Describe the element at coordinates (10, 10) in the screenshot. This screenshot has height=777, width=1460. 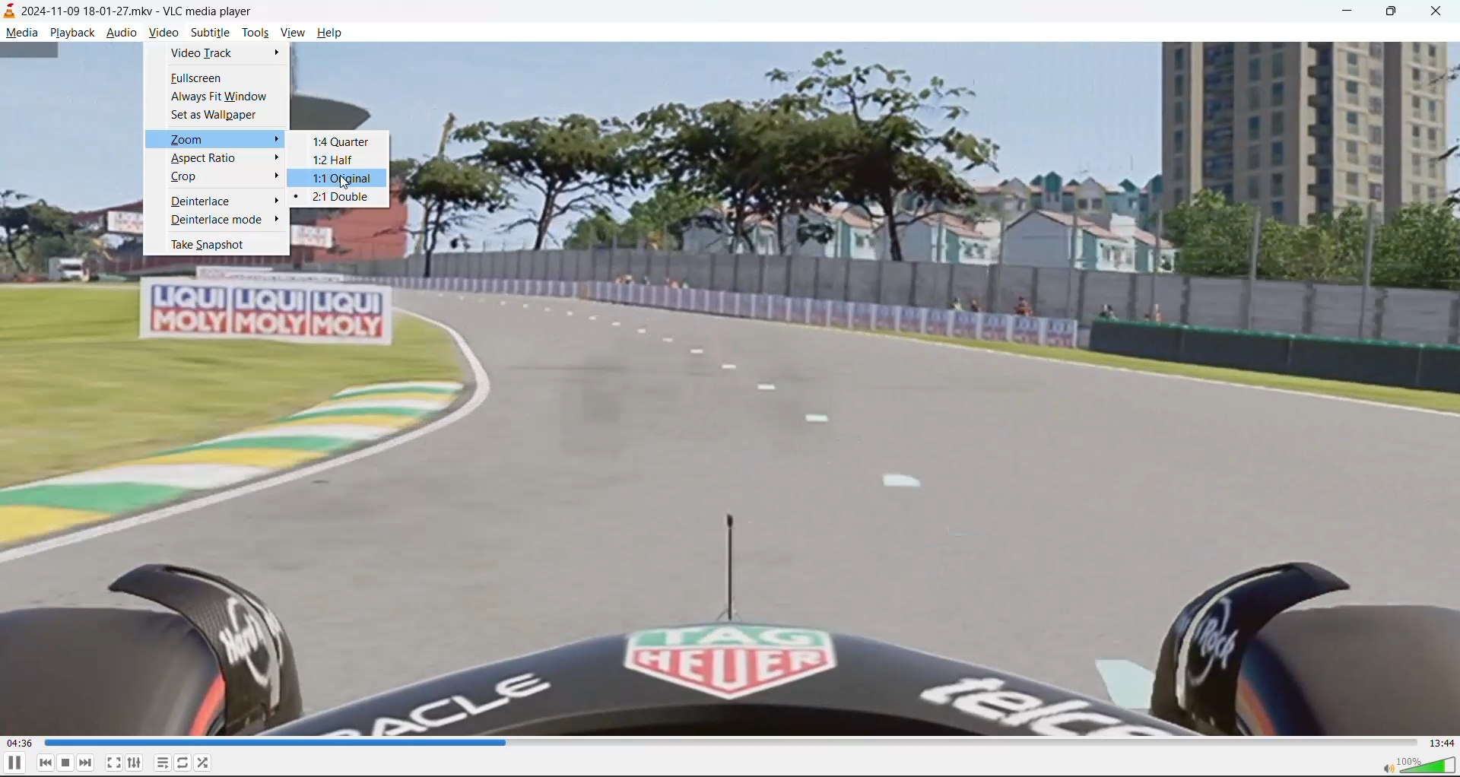
I see `icon` at that location.